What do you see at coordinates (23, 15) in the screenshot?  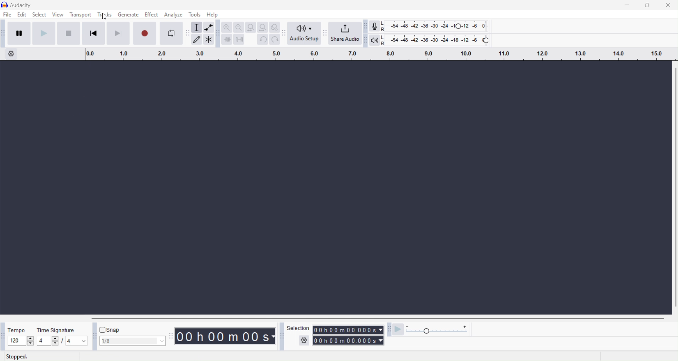 I see `Edit` at bounding box center [23, 15].